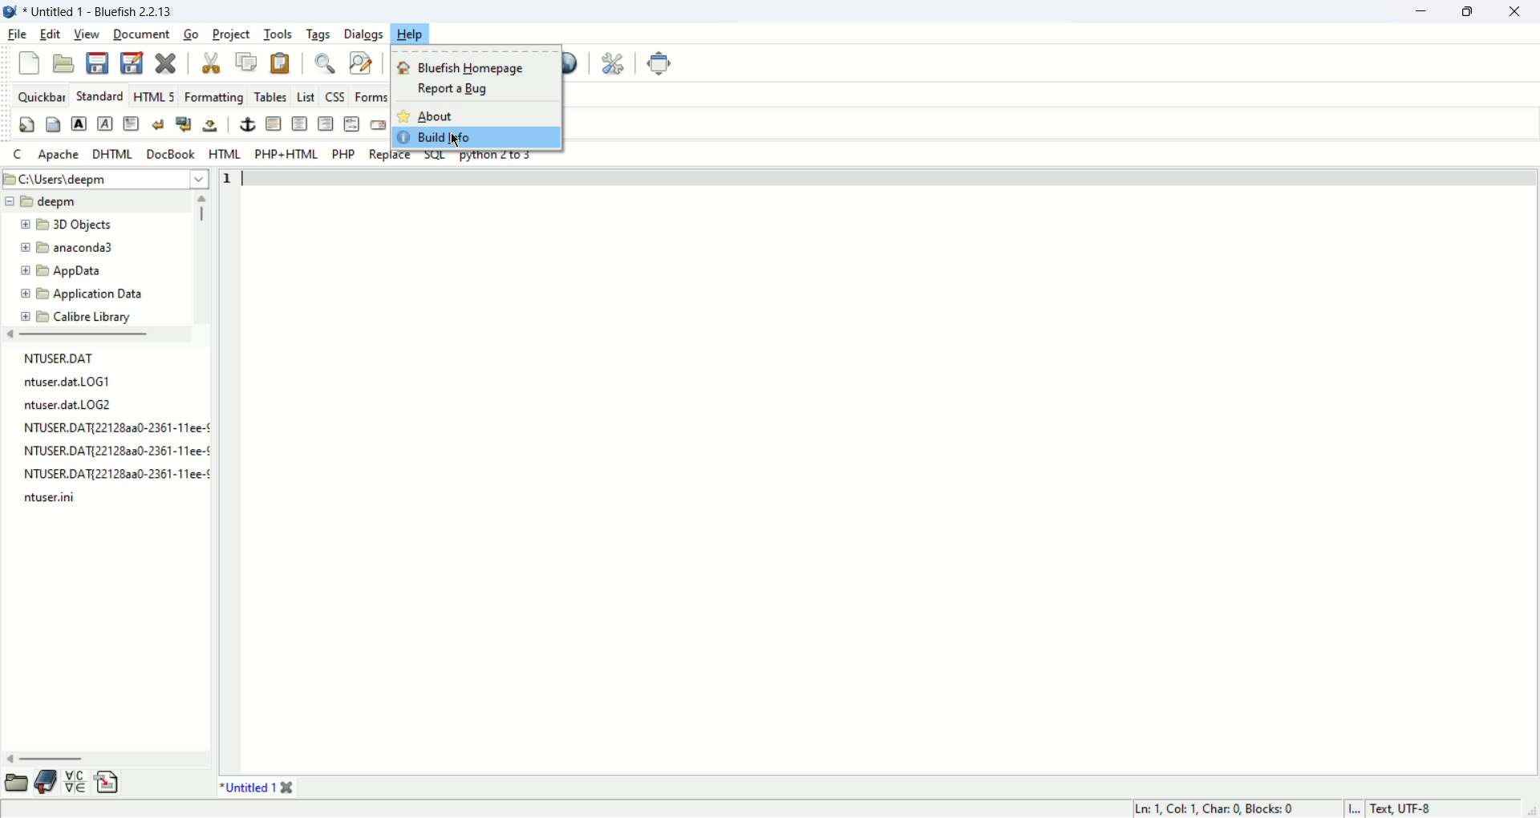 The width and height of the screenshot is (1540, 818). What do you see at coordinates (159, 125) in the screenshot?
I see `break` at bounding box center [159, 125].